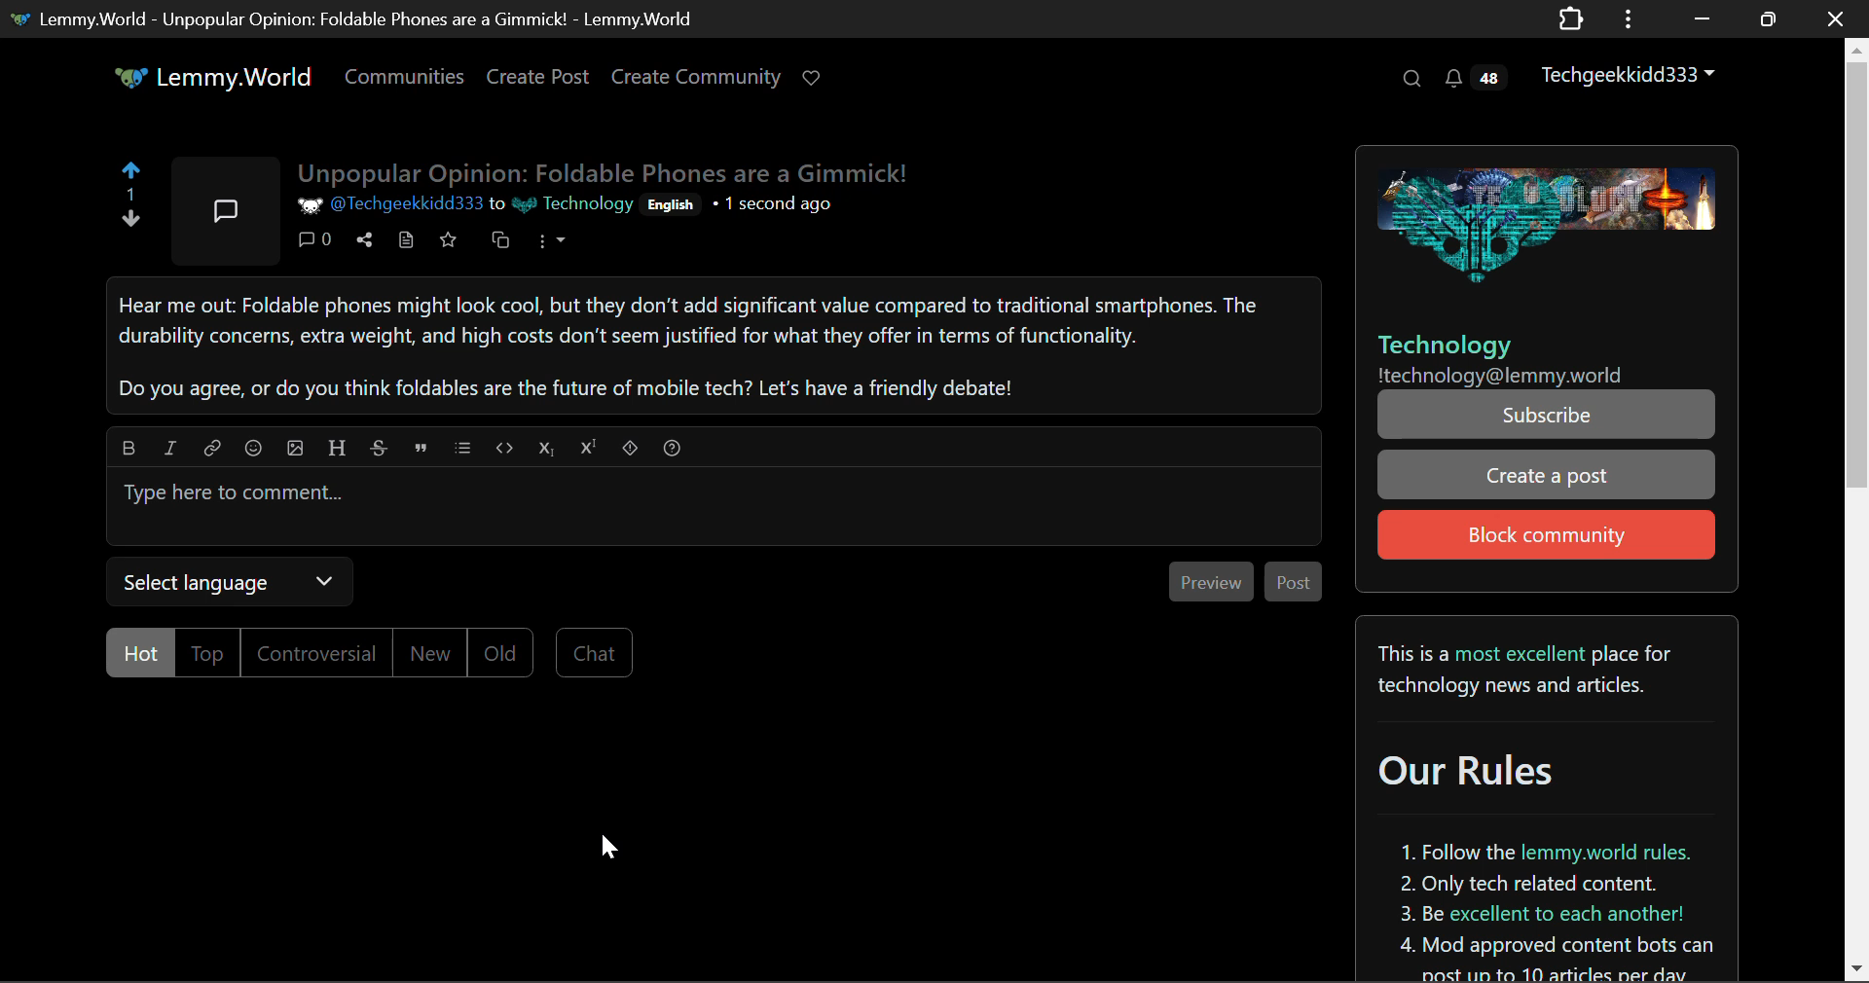 Image resolution: width=1869 pixels, height=983 pixels. Describe the element at coordinates (367, 241) in the screenshot. I see `Share` at that location.